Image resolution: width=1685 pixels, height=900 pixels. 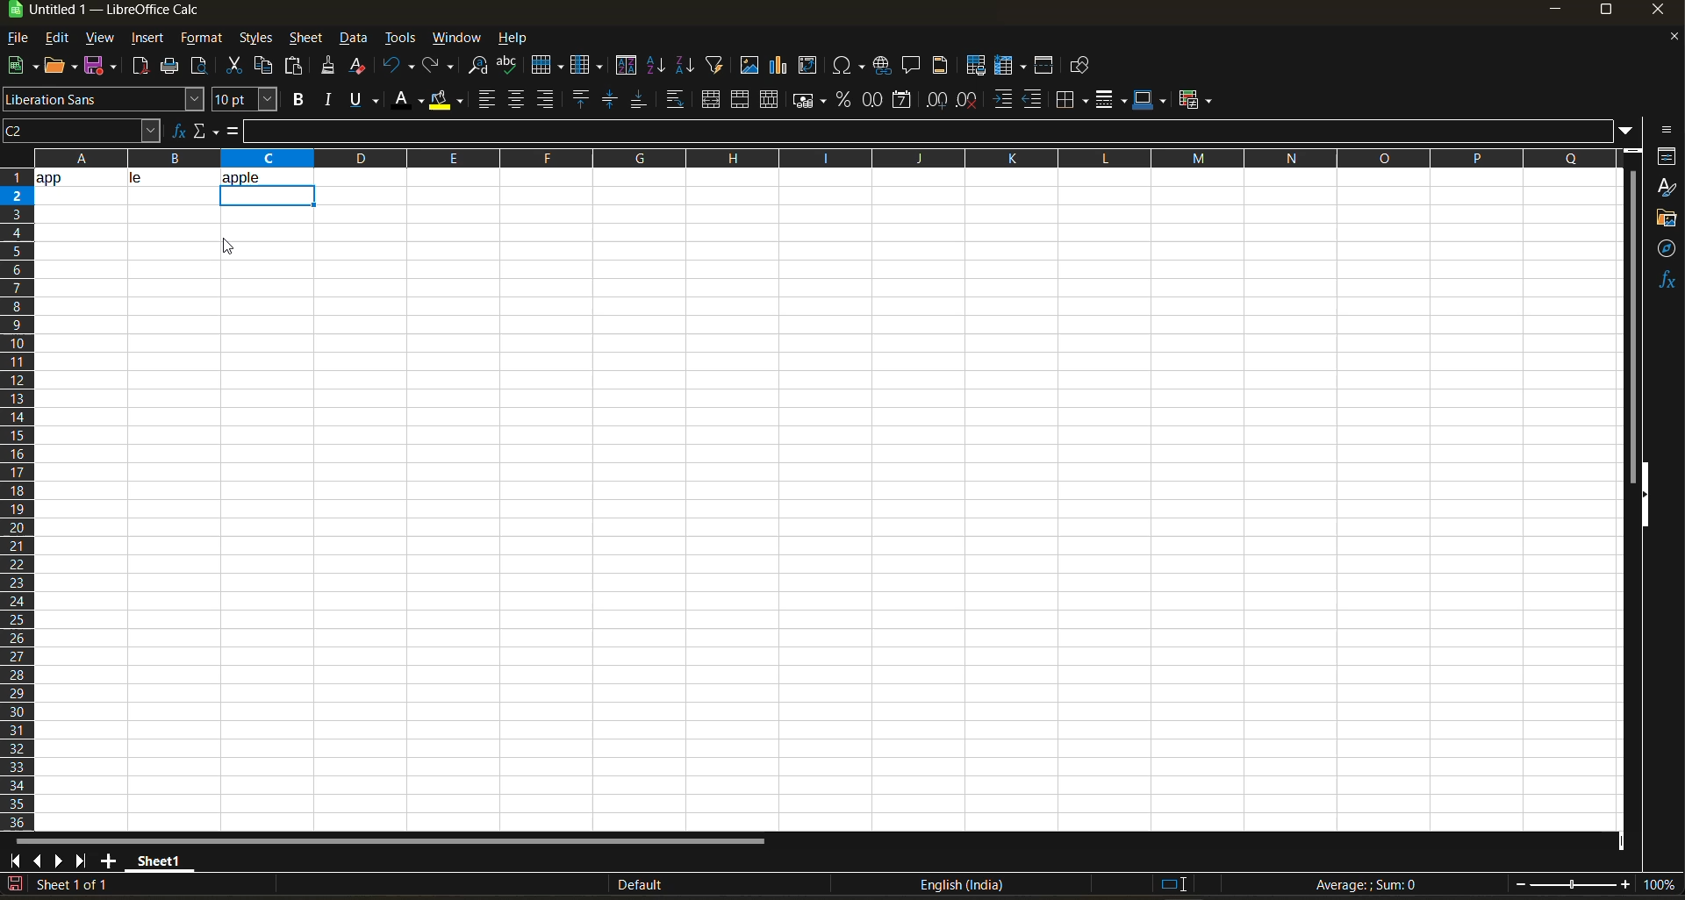 What do you see at coordinates (1036, 100) in the screenshot?
I see `decrease indent` at bounding box center [1036, 100].